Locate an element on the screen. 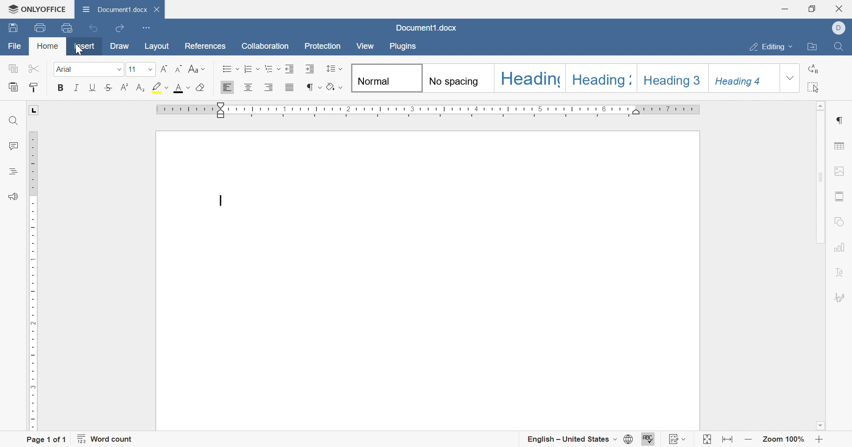 The height and width of the screenshot is (447, 852). bullets is located at coordinates (230, 69).